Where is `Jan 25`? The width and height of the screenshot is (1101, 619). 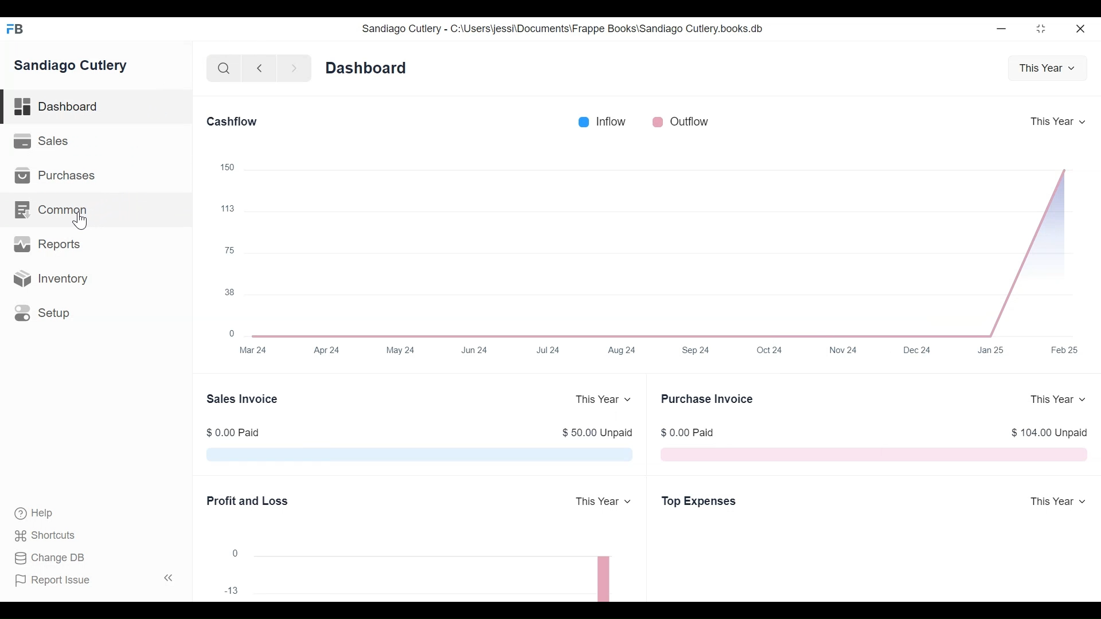
Jan 25 is located at coordinates (991, 350).